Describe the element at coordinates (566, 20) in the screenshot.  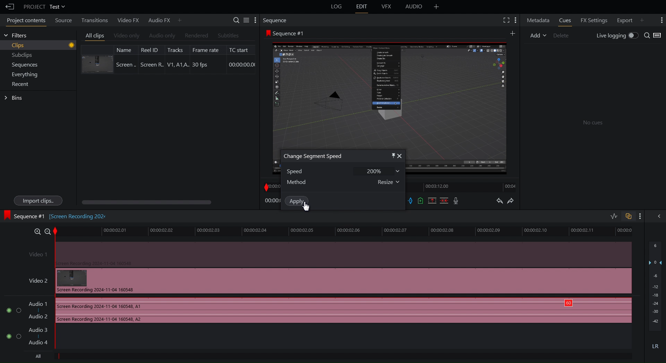
I see `Cues` at that location.